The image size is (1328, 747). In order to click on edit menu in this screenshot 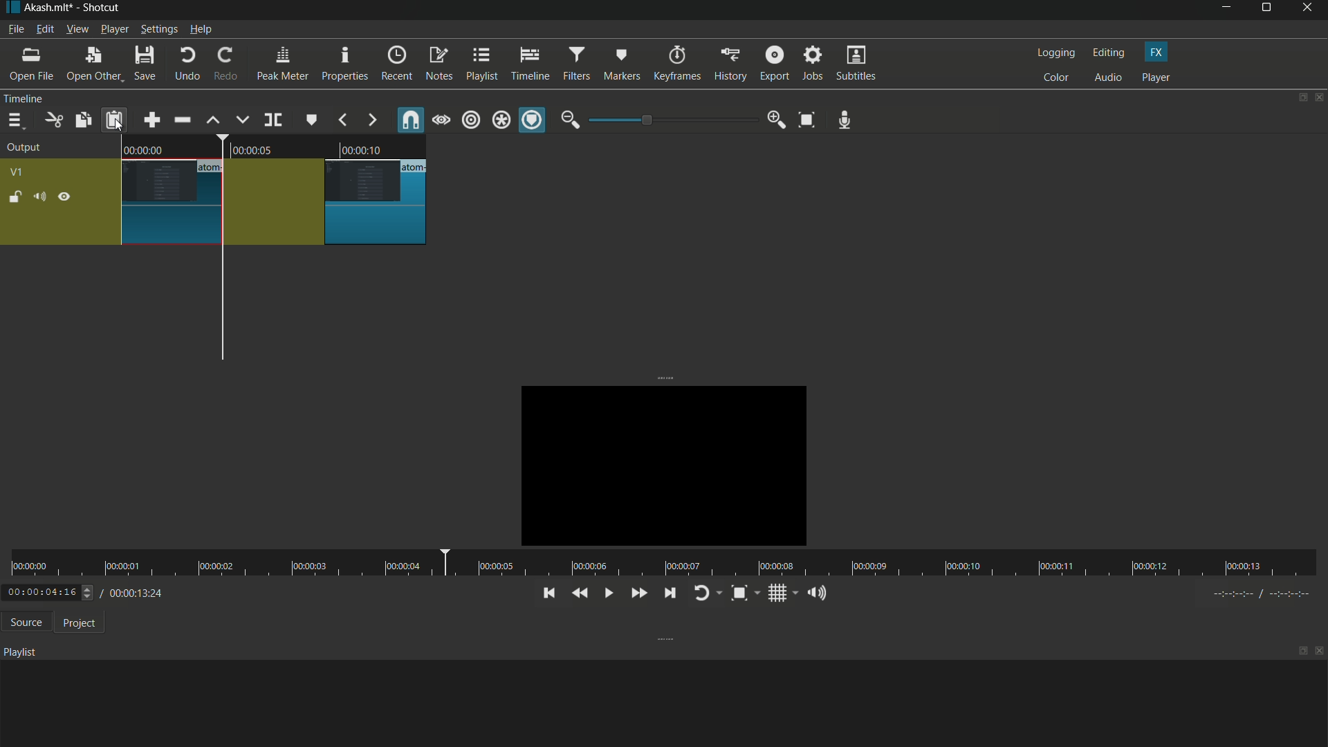, I will do `click(44, 30)`.